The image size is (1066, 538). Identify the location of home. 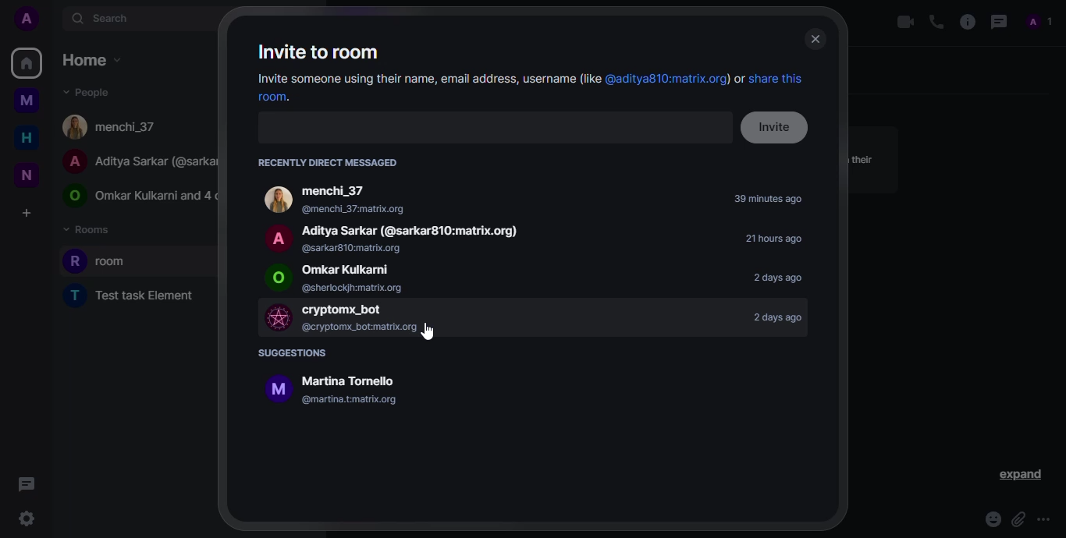
(93, 59).